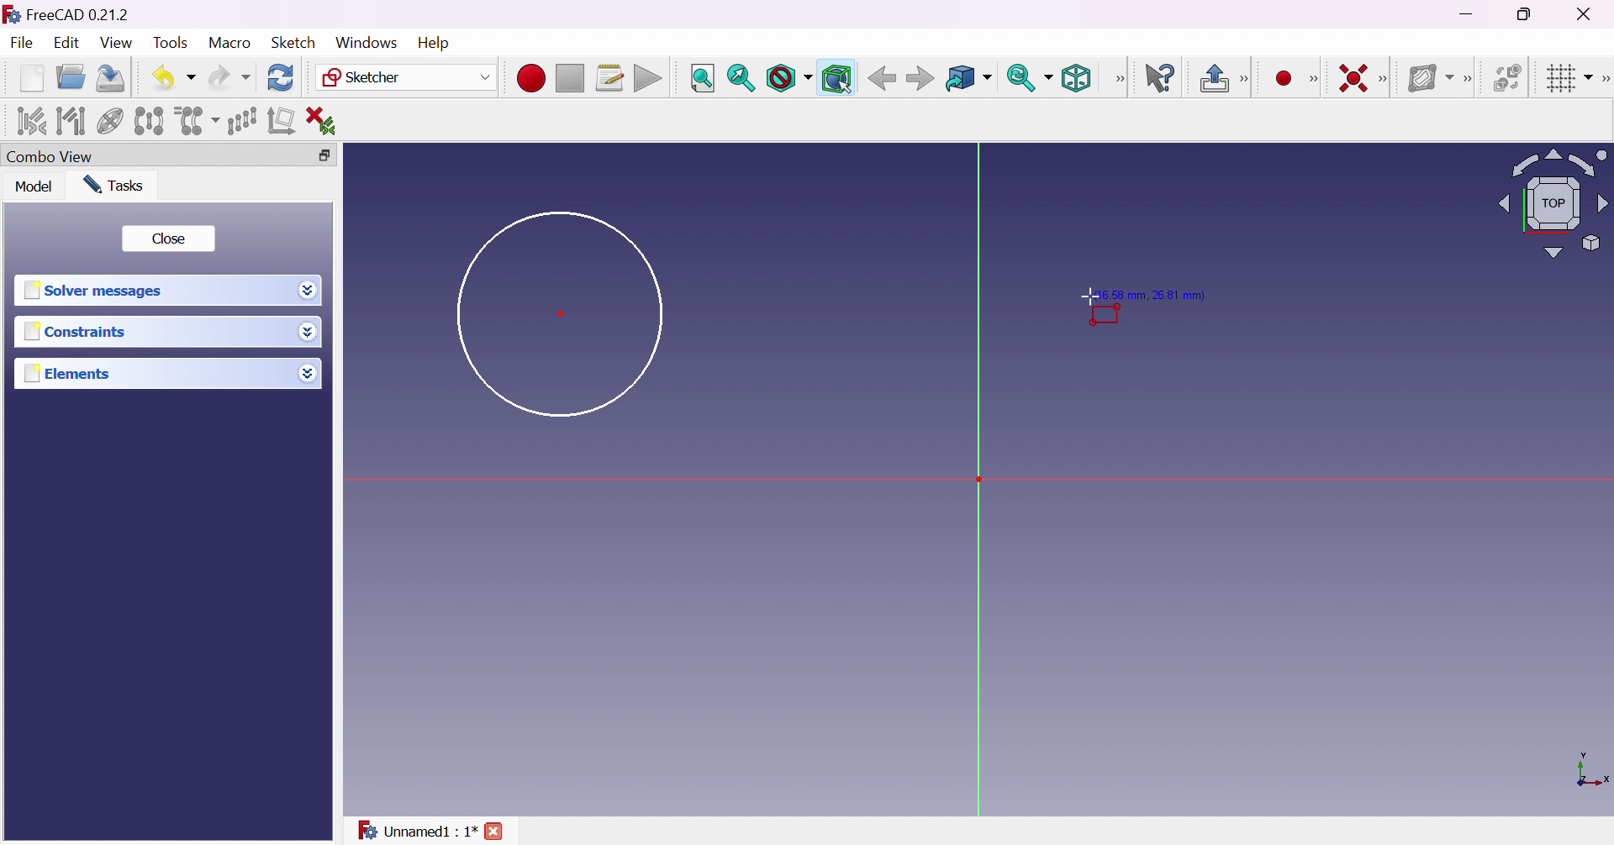 The image size is (1614, 845). Describe the element at coordinates (789, 79) in the screenshot. I see `Draw style` at that location.